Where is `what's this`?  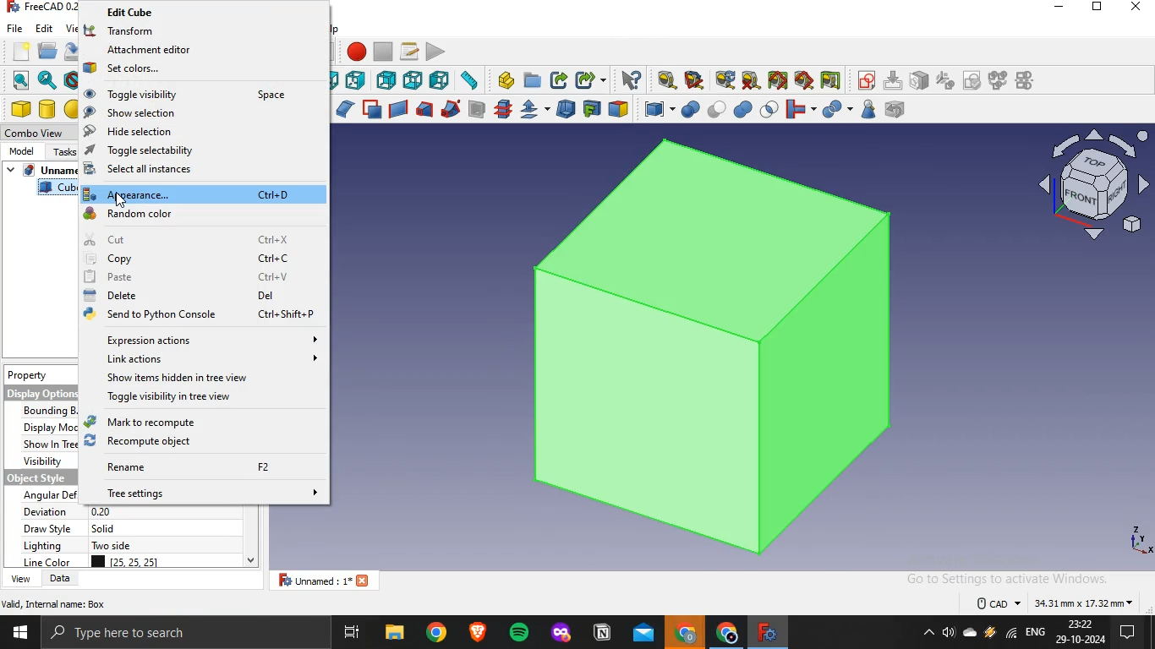 what's this is located at coordinates (631, 80).